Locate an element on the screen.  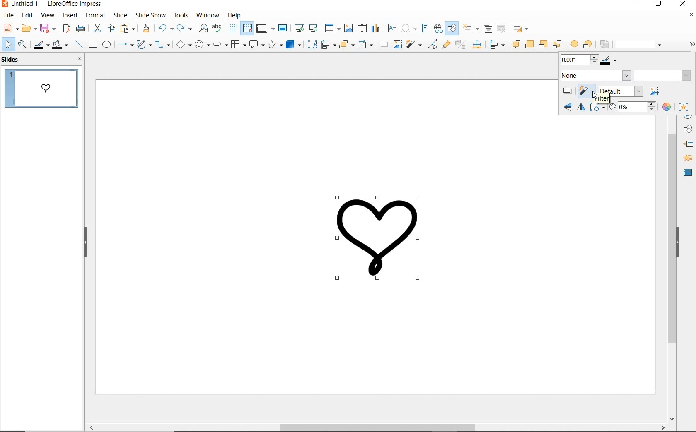
image mode is located at coordinates (621, 91).